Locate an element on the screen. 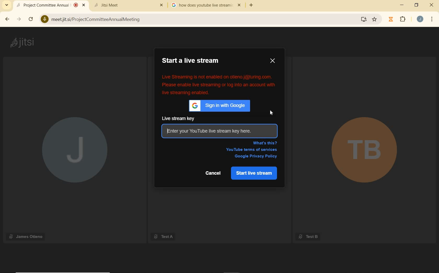 The width and height of the screenshot is (439, 273). back is located at coordinates (8, 19).